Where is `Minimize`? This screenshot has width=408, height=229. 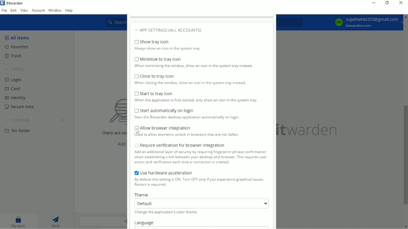 Minimize is located at coordinates (373, 3).